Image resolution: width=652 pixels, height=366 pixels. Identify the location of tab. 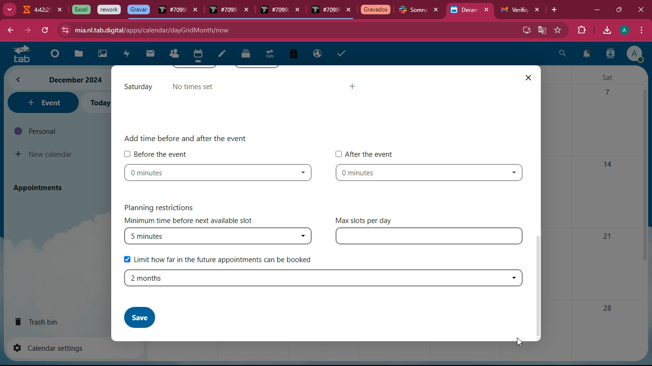
(325, 11).